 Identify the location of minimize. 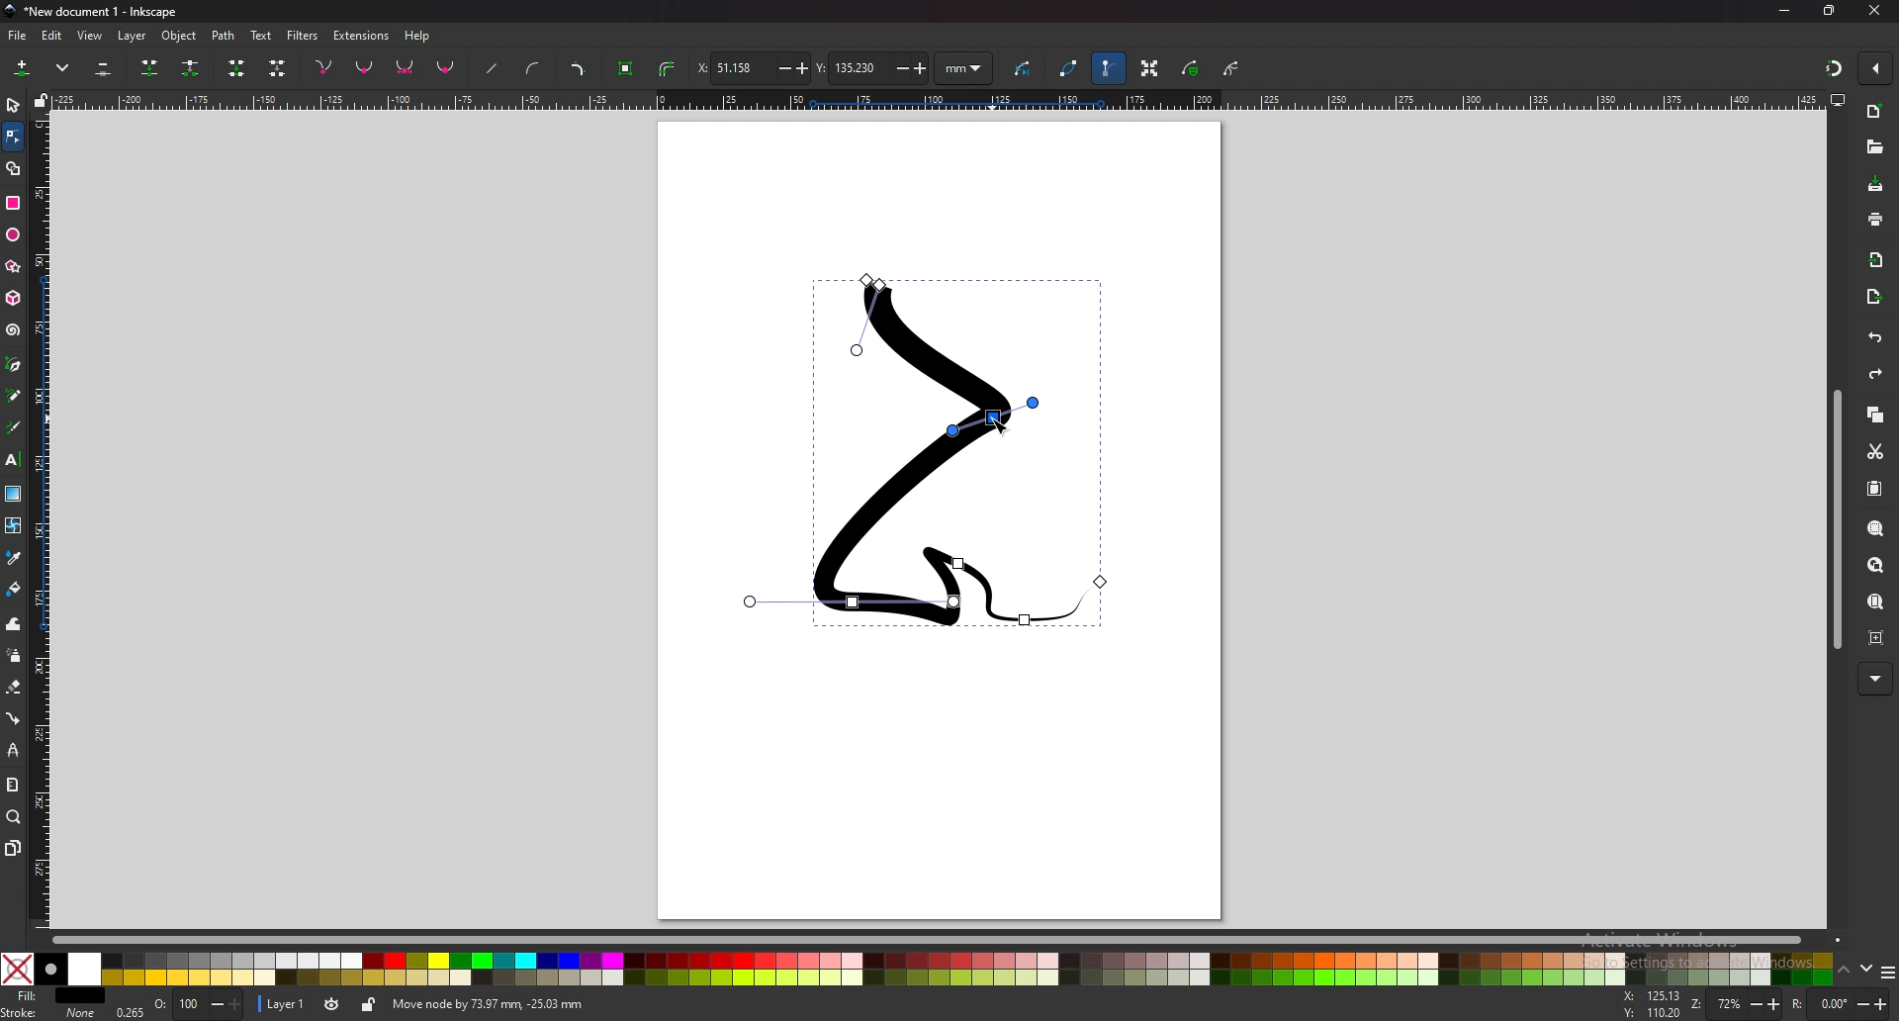
(1783, 9).